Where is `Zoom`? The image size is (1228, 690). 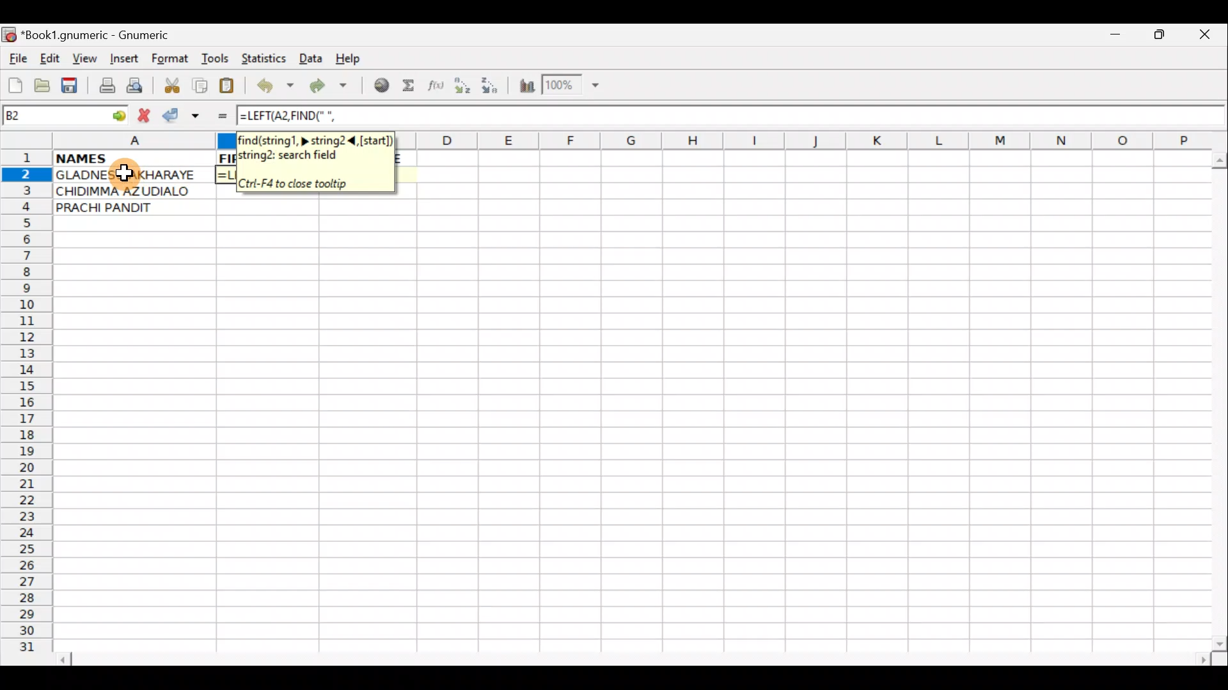
Zoom is located at coordinates (572, 87).